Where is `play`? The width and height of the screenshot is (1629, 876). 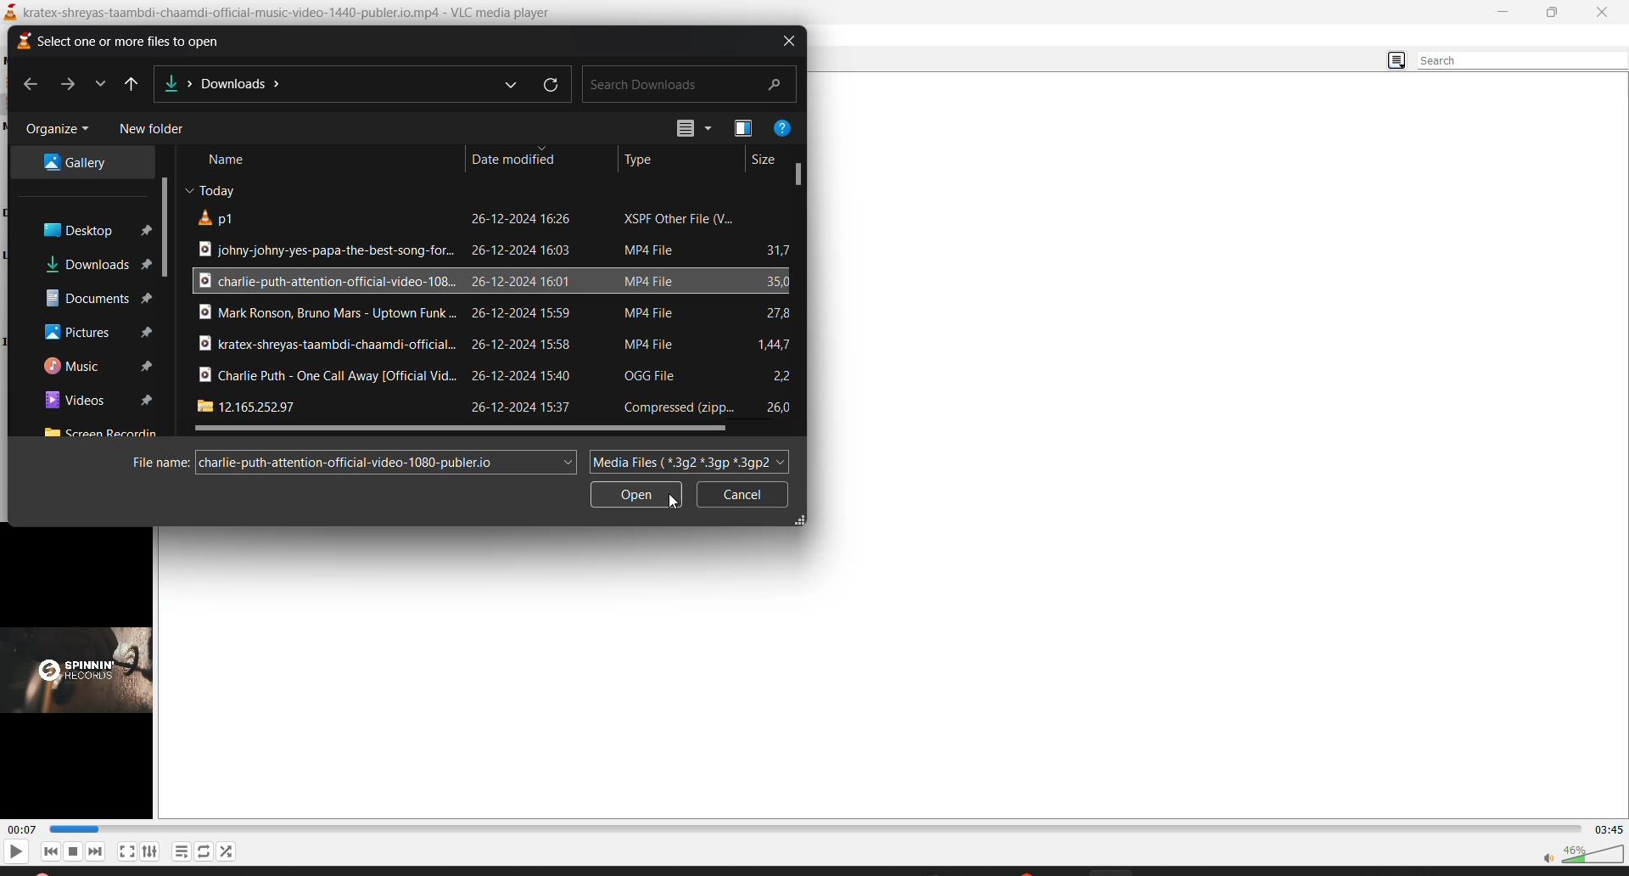 play is located at coordinates (17, 853).